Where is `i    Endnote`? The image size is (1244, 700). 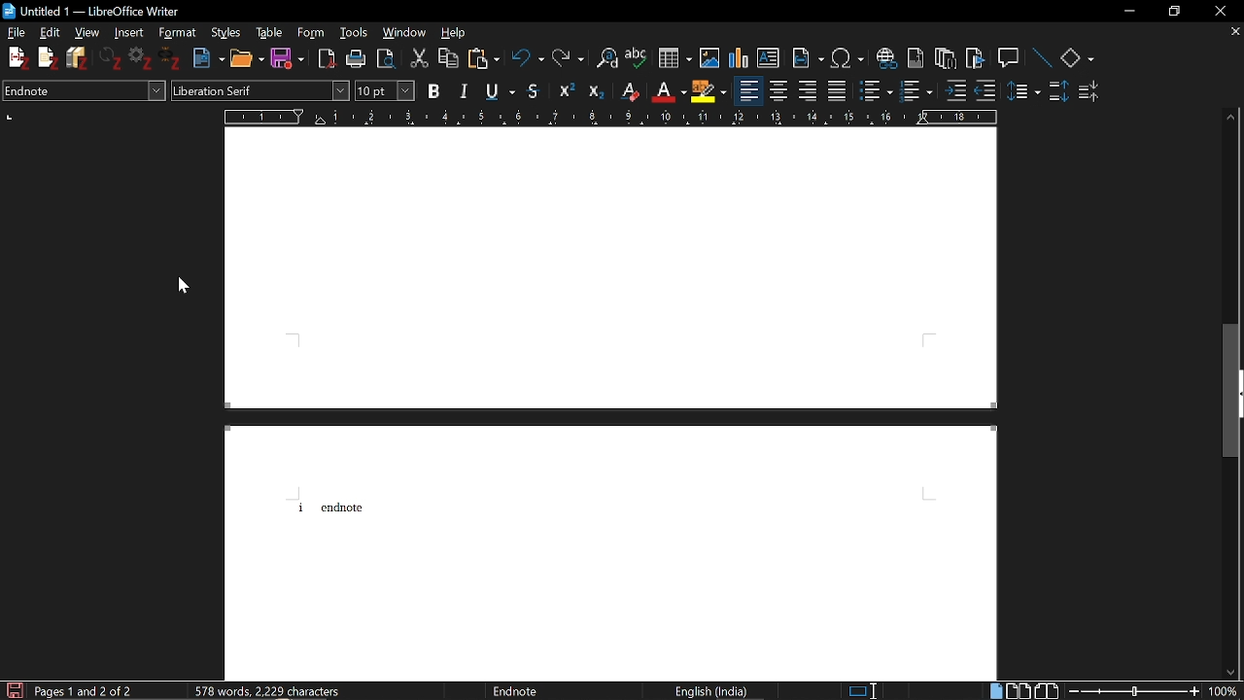 i    Endnote is located at coordinates (328, 511).